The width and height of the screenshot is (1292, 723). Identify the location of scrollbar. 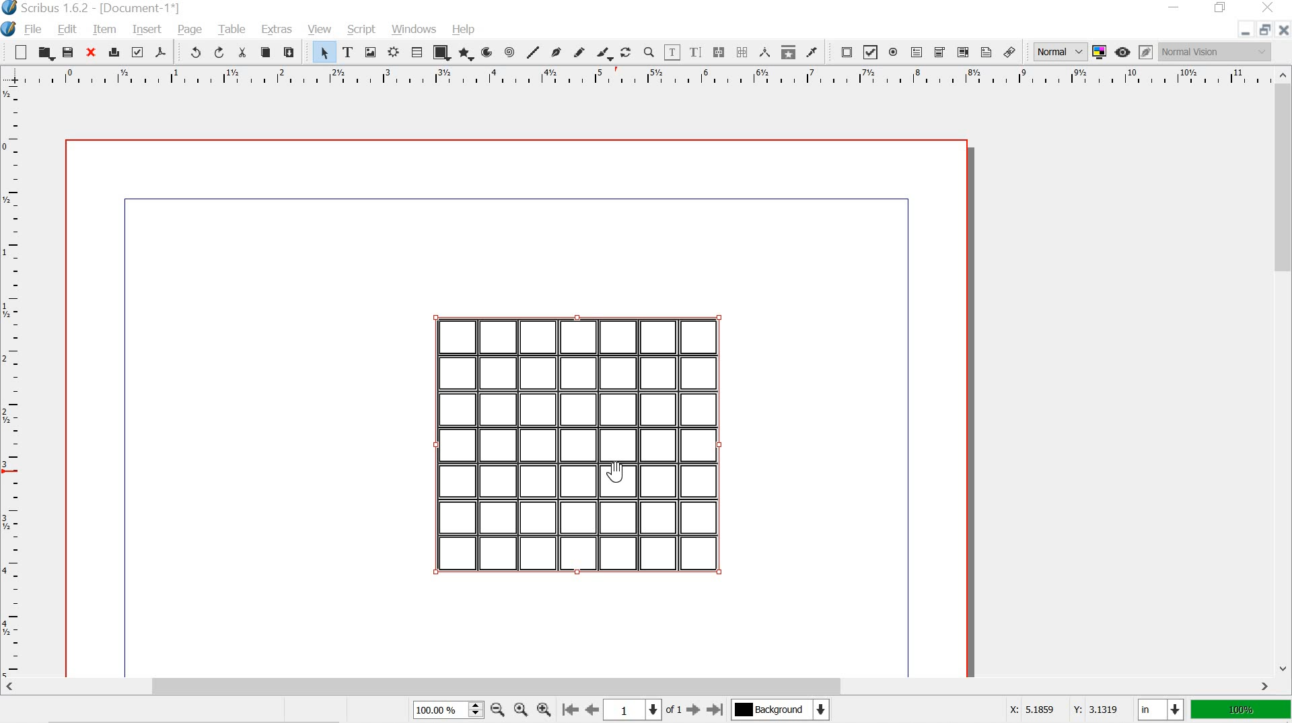
(1284, 370).